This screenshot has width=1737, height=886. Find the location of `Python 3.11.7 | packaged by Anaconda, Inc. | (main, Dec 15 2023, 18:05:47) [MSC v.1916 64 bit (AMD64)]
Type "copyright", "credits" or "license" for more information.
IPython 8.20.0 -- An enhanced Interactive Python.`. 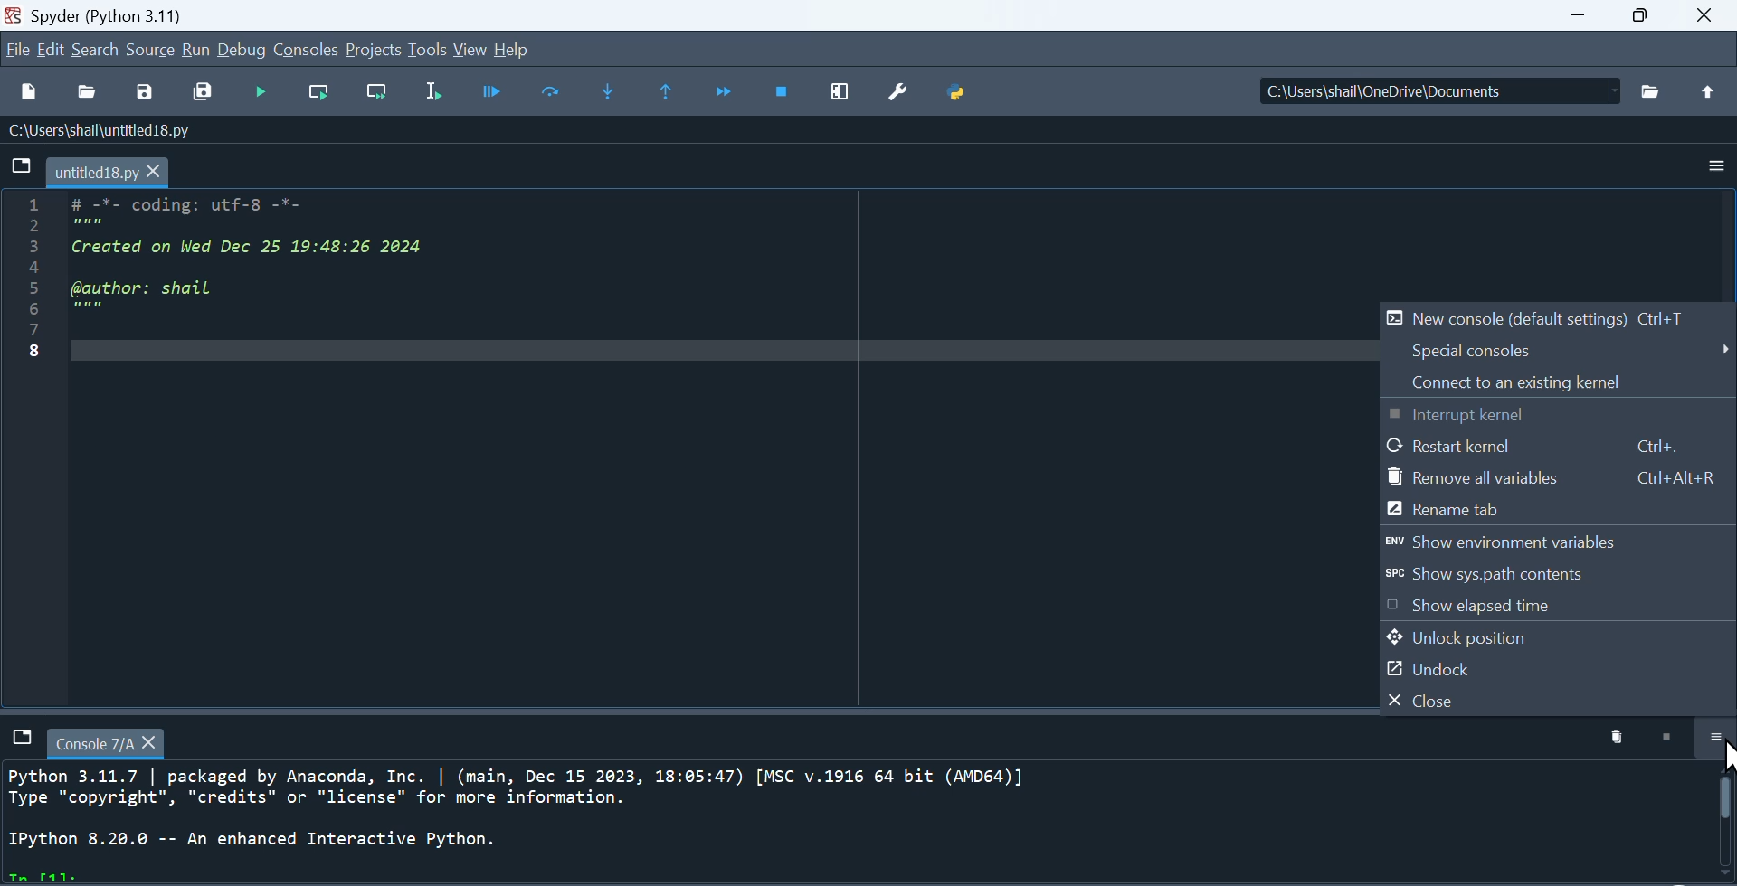

Python 3.11.7 | packaged by Anaconda, Inc. | (main, Dec 15 2023, 18:05:47) [MSC v.1916 64 bit (AMD64)]
Type "copyright", "credits" or "license" for more information.
IPython 8.20.0 -- An enhanced Interactive Python. is located at coordinates (854, 825).